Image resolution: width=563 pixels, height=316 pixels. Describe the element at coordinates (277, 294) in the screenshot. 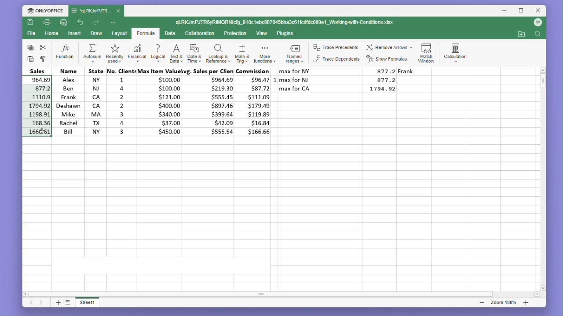

I see `Horizontal scroll bar` at that location.